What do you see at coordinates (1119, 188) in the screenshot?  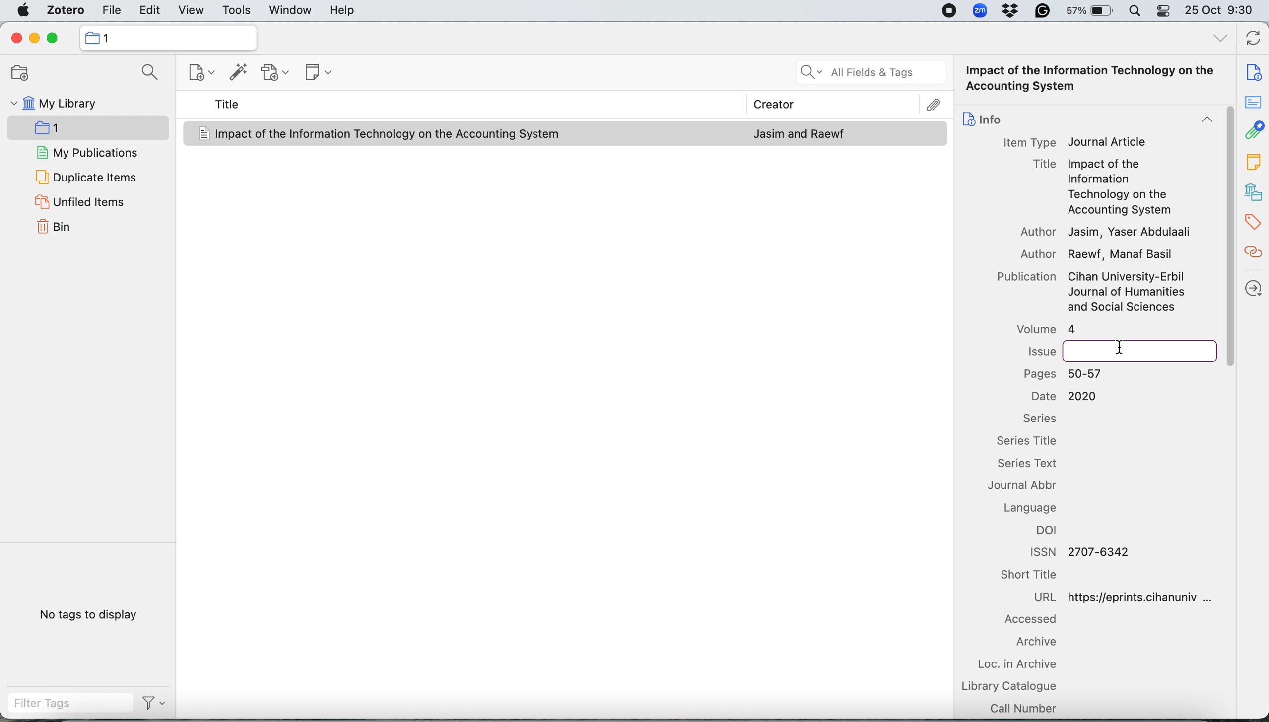 I see `Impact of the Information Technology on the Accounting System` at bounding box center [1119, 188].